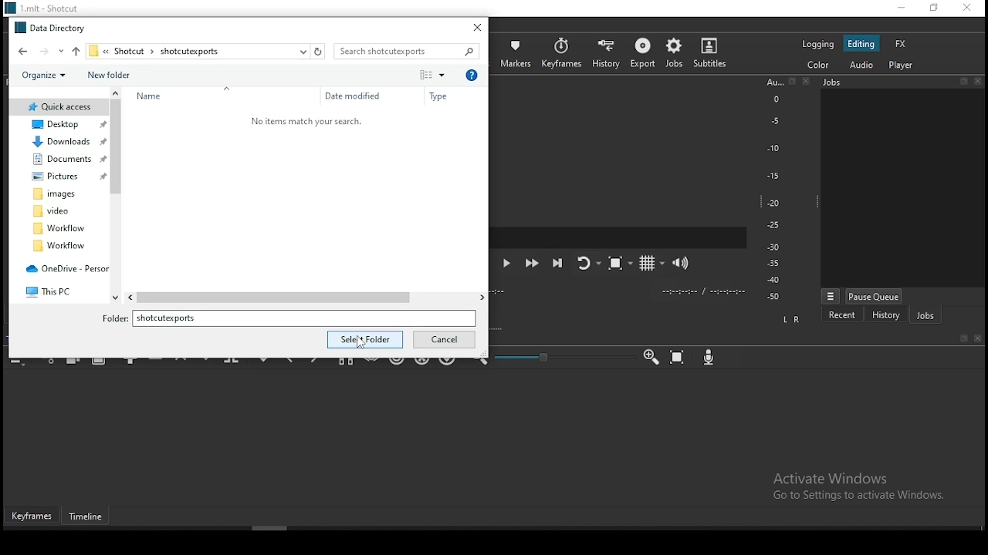  What do you see at coordinates (58, 194) in the screenshot?
I see `local folder` at bounding box center [58, 194].